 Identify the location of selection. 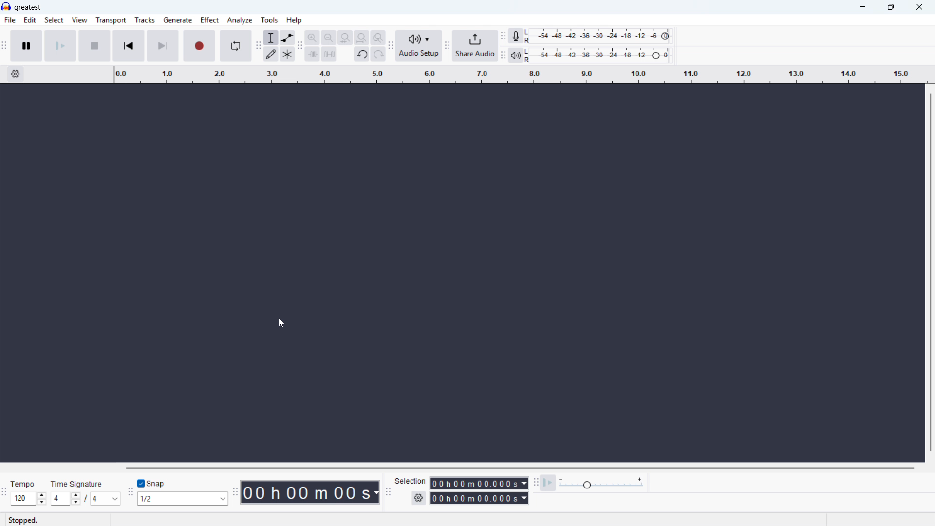
(411, 482).